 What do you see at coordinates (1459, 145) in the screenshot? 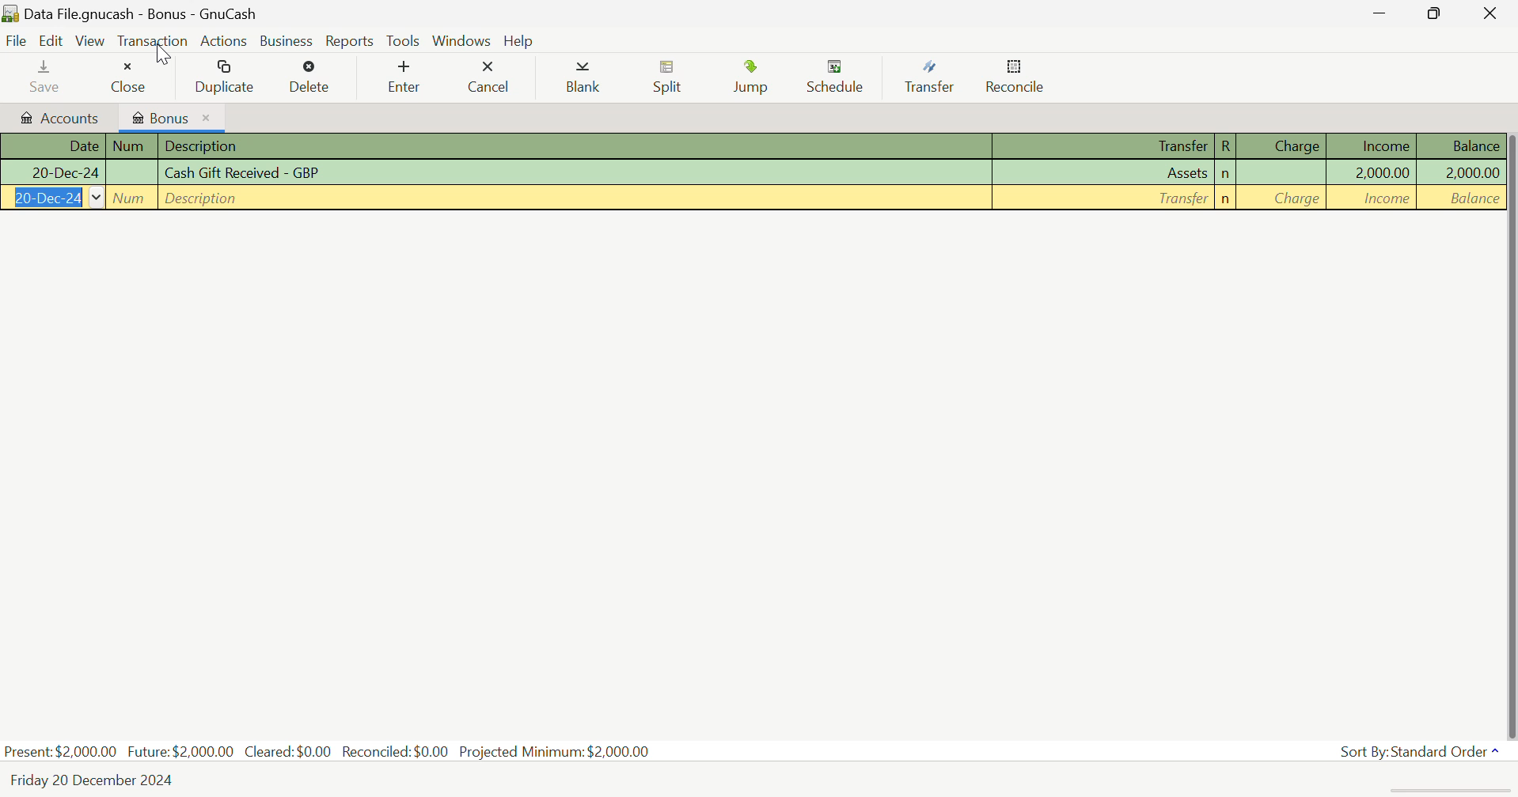
I see `Balance` at bounding box center [1459, 145].